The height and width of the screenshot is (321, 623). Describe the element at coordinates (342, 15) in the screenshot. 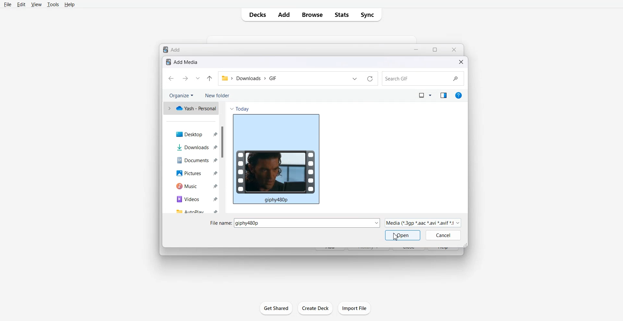

I see `Stats` at that location.